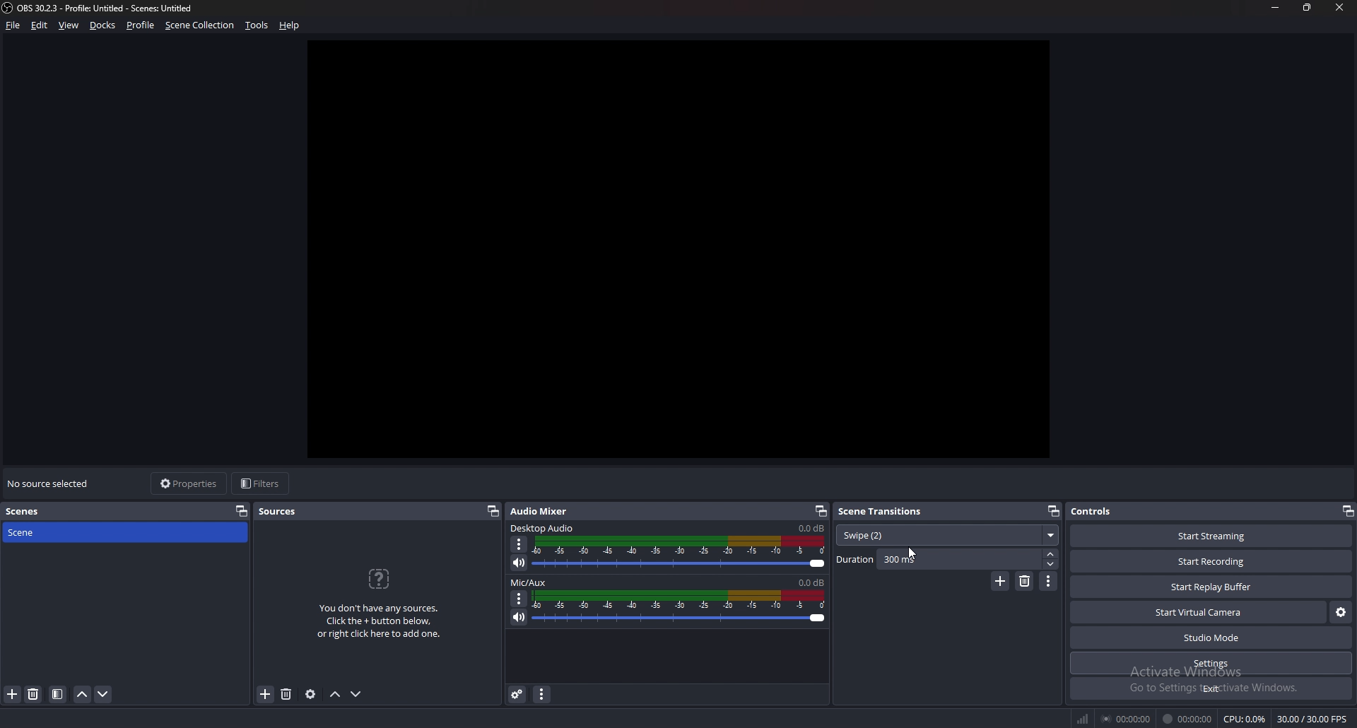 This screenshot has width=1357, height=728. I want to click on move scene up, so click(83, 694).